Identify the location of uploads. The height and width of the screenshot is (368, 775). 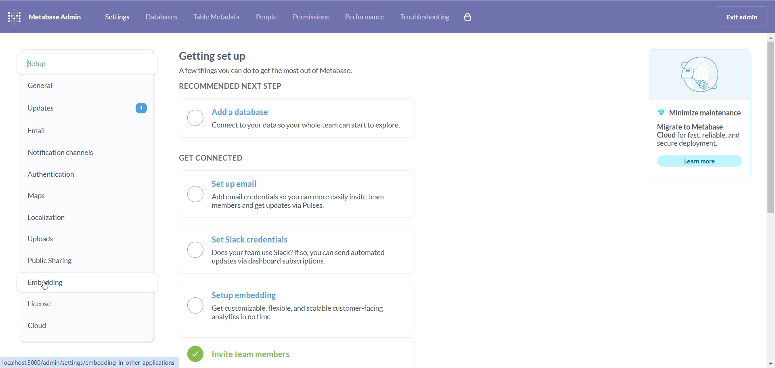
(78, 243).